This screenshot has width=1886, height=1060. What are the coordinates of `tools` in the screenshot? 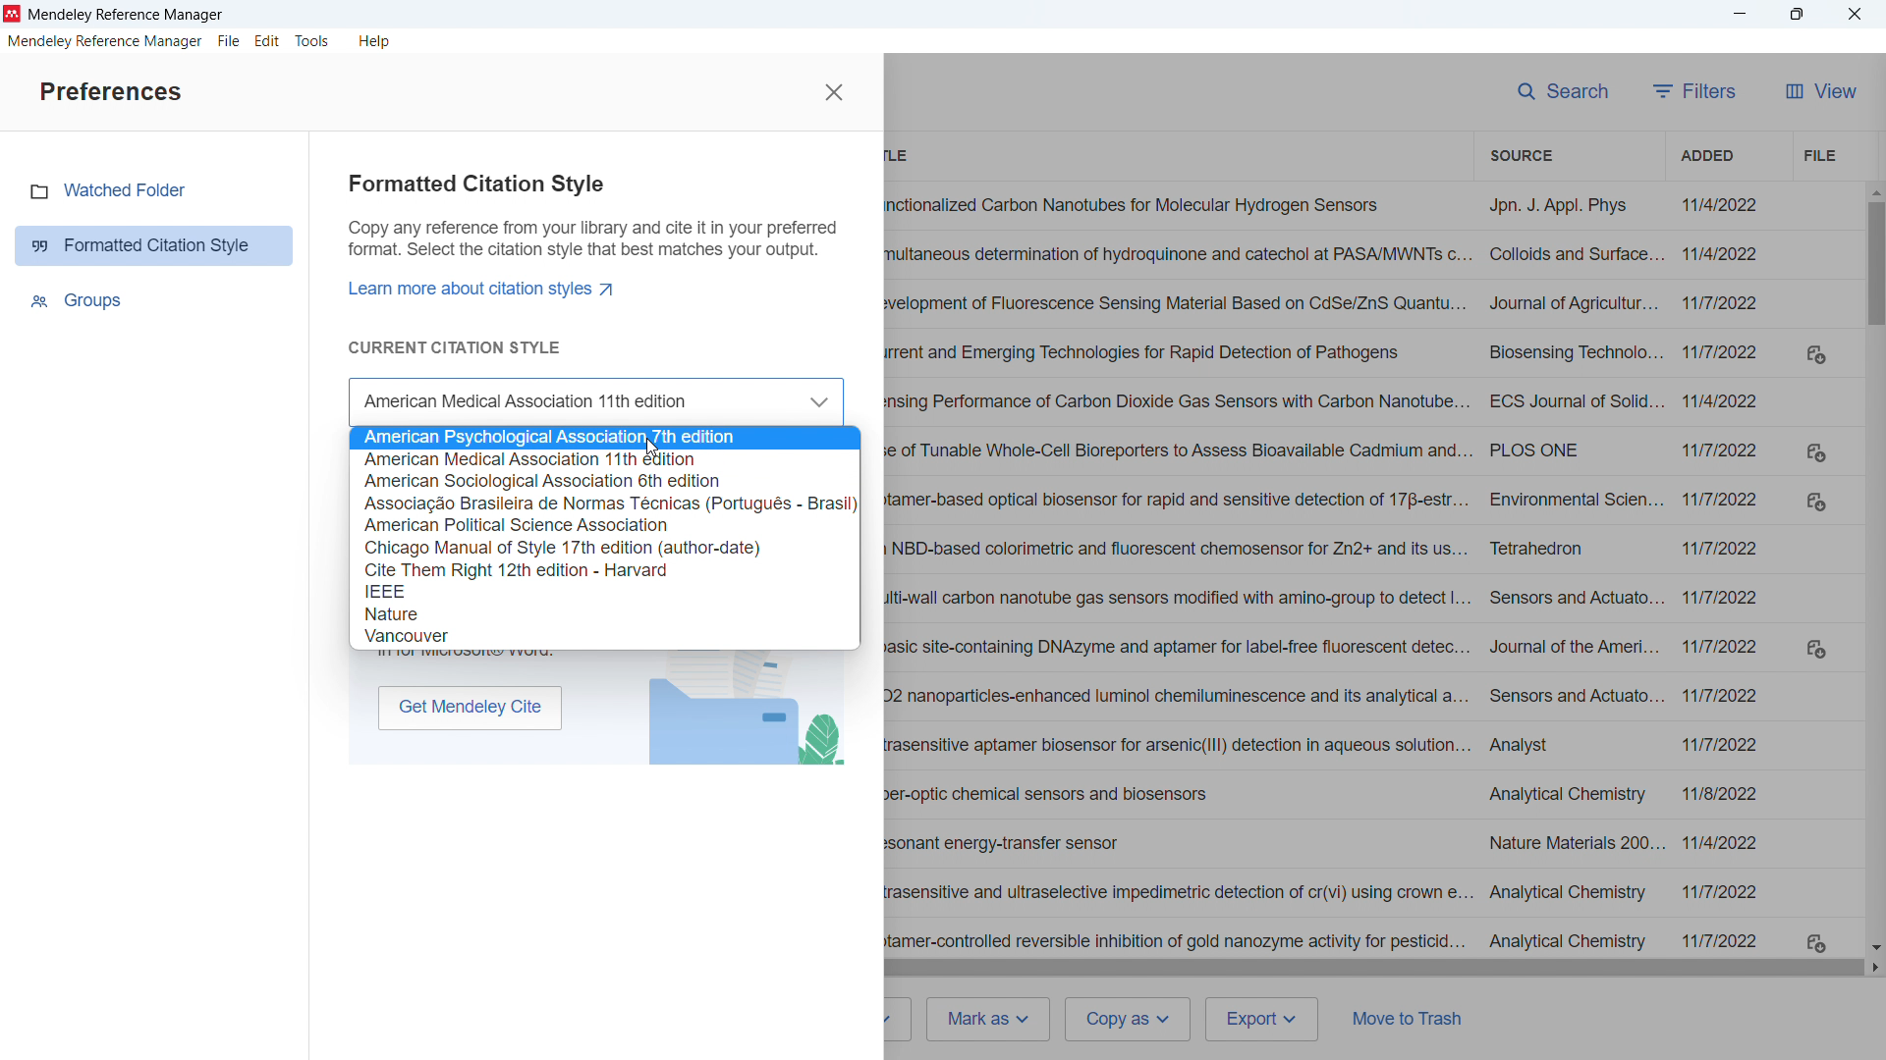 It's located at (312, 40).